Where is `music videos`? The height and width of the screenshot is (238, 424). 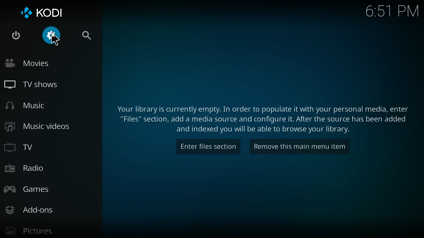 music videos is located at coordinates (47, 127).